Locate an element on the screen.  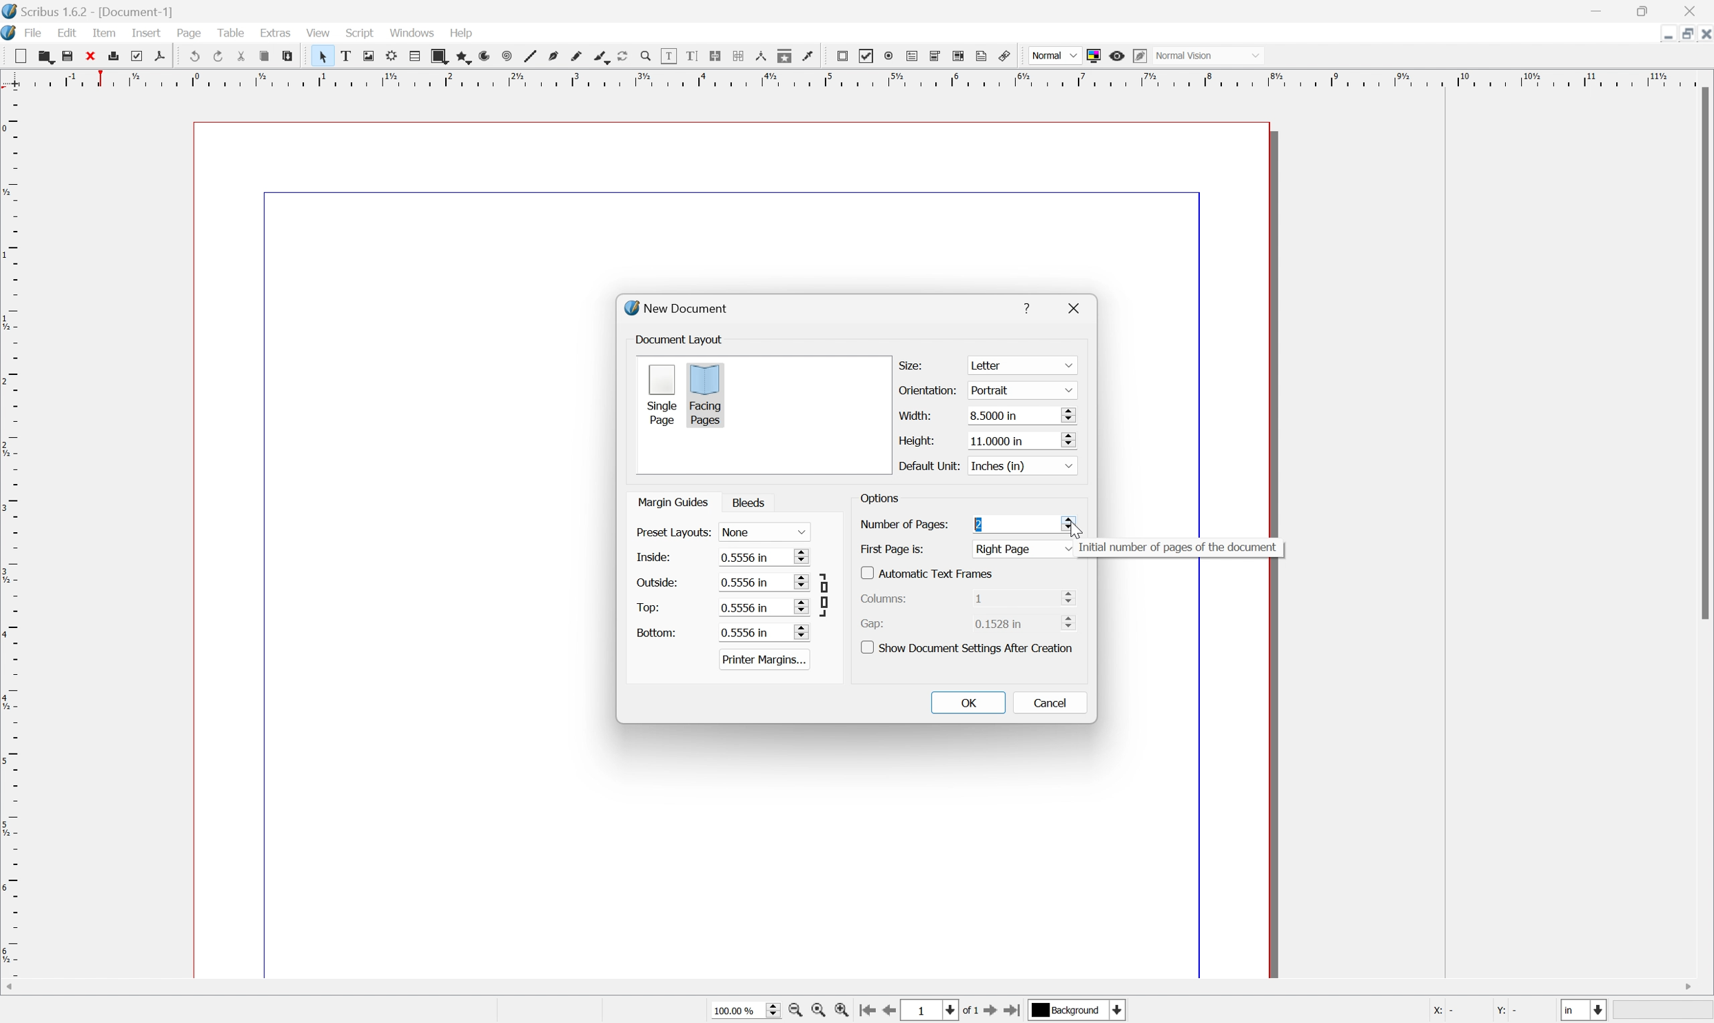
Item is located at coordinates (108, 33).